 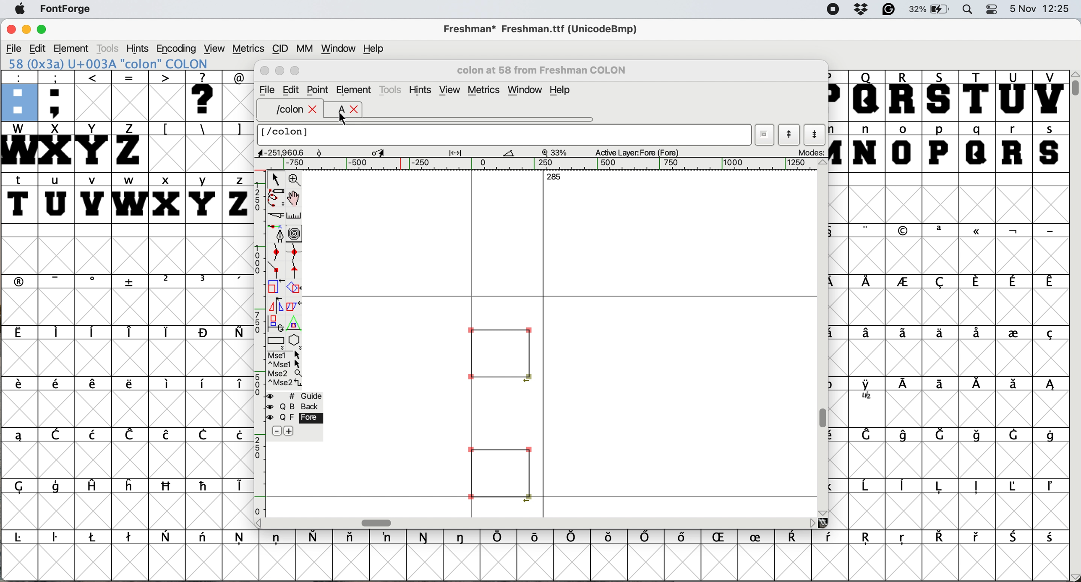 I want to click on symbol, so click(x=25, y=487).